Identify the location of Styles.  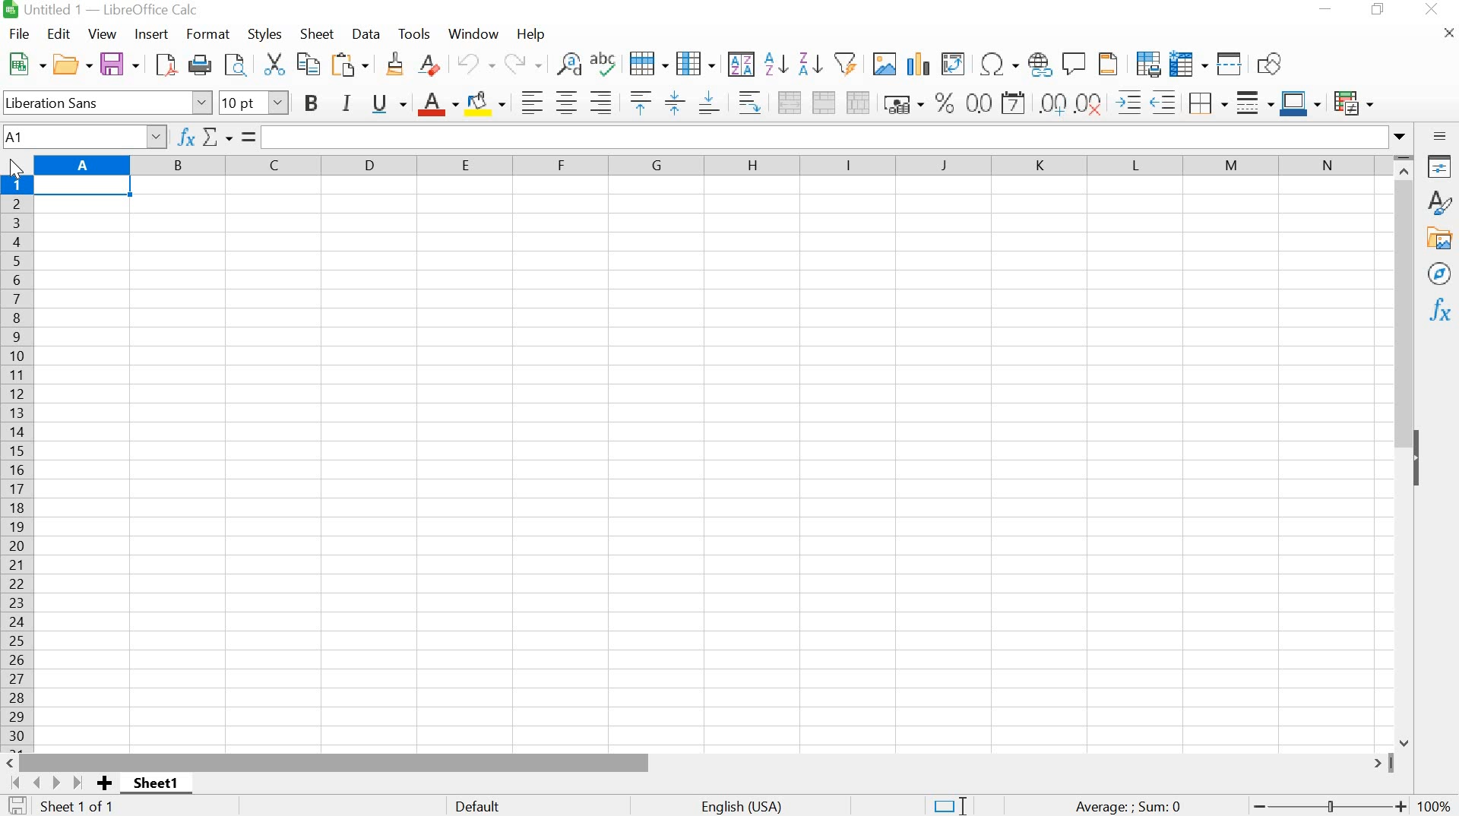
(1439, 204).